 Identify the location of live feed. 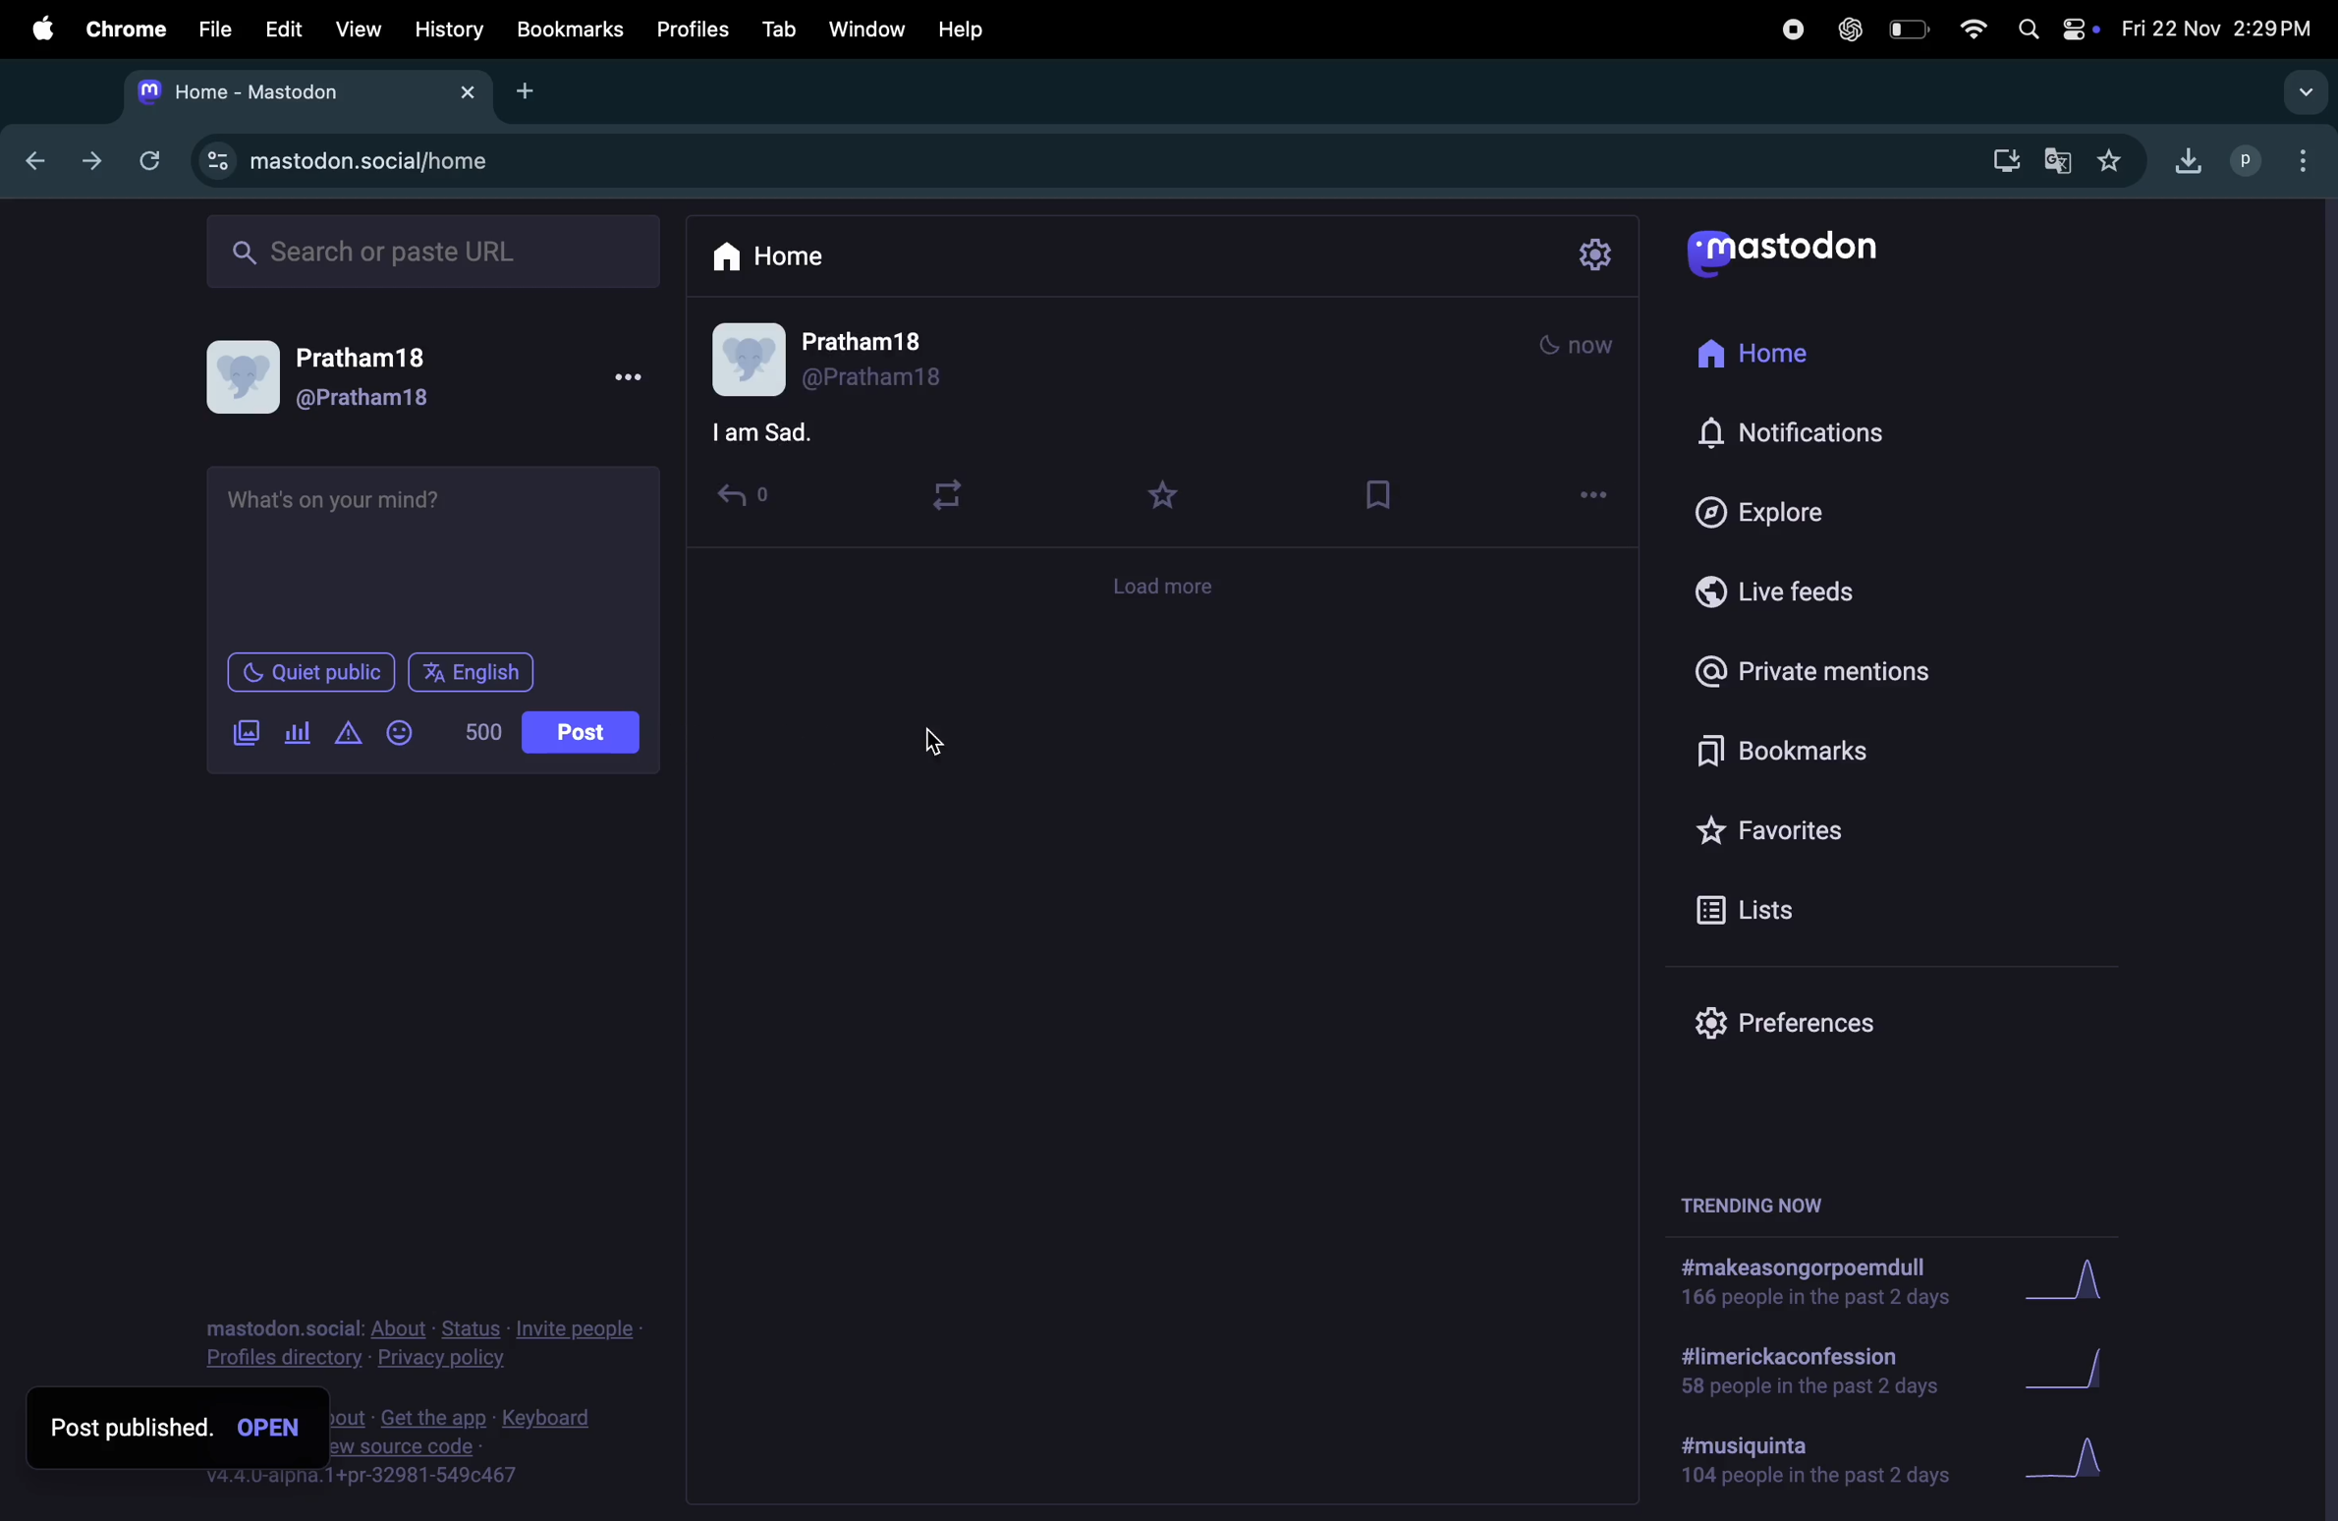
(1807, 589).